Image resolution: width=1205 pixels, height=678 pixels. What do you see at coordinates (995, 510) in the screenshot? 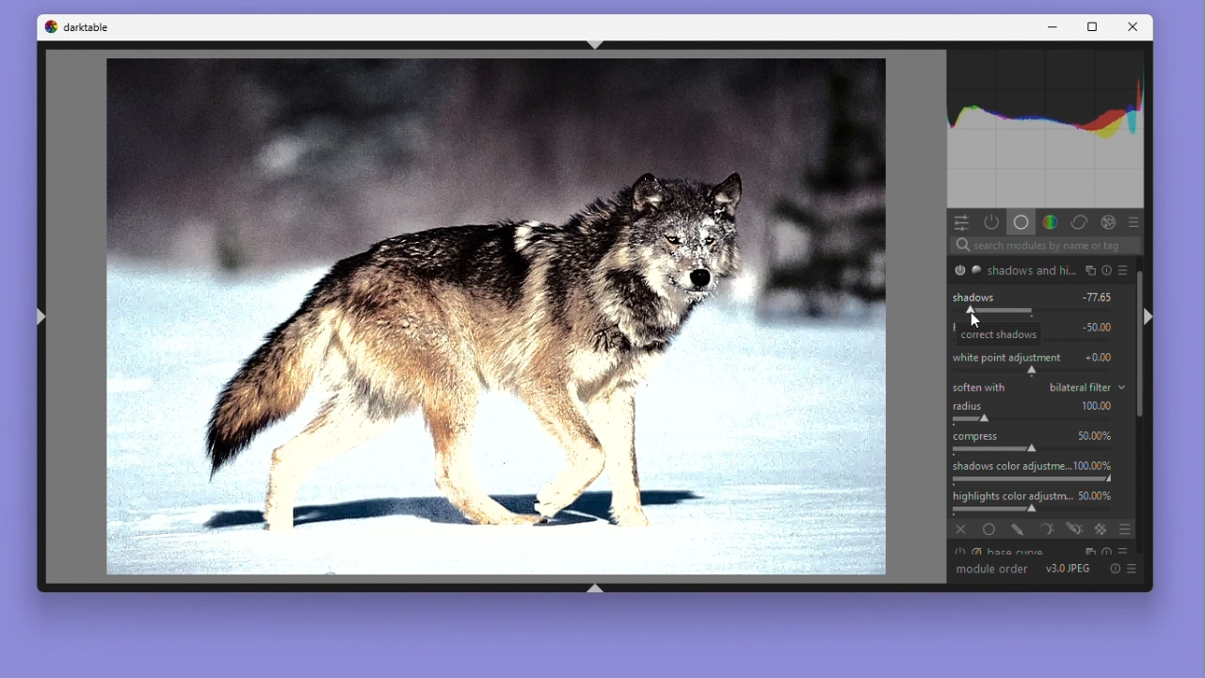
I see `adjust saturation of highlights` at bounding box center [995, 510].